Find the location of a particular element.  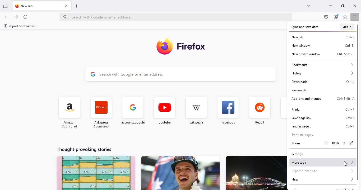

print is located at coordinates (296, 110).